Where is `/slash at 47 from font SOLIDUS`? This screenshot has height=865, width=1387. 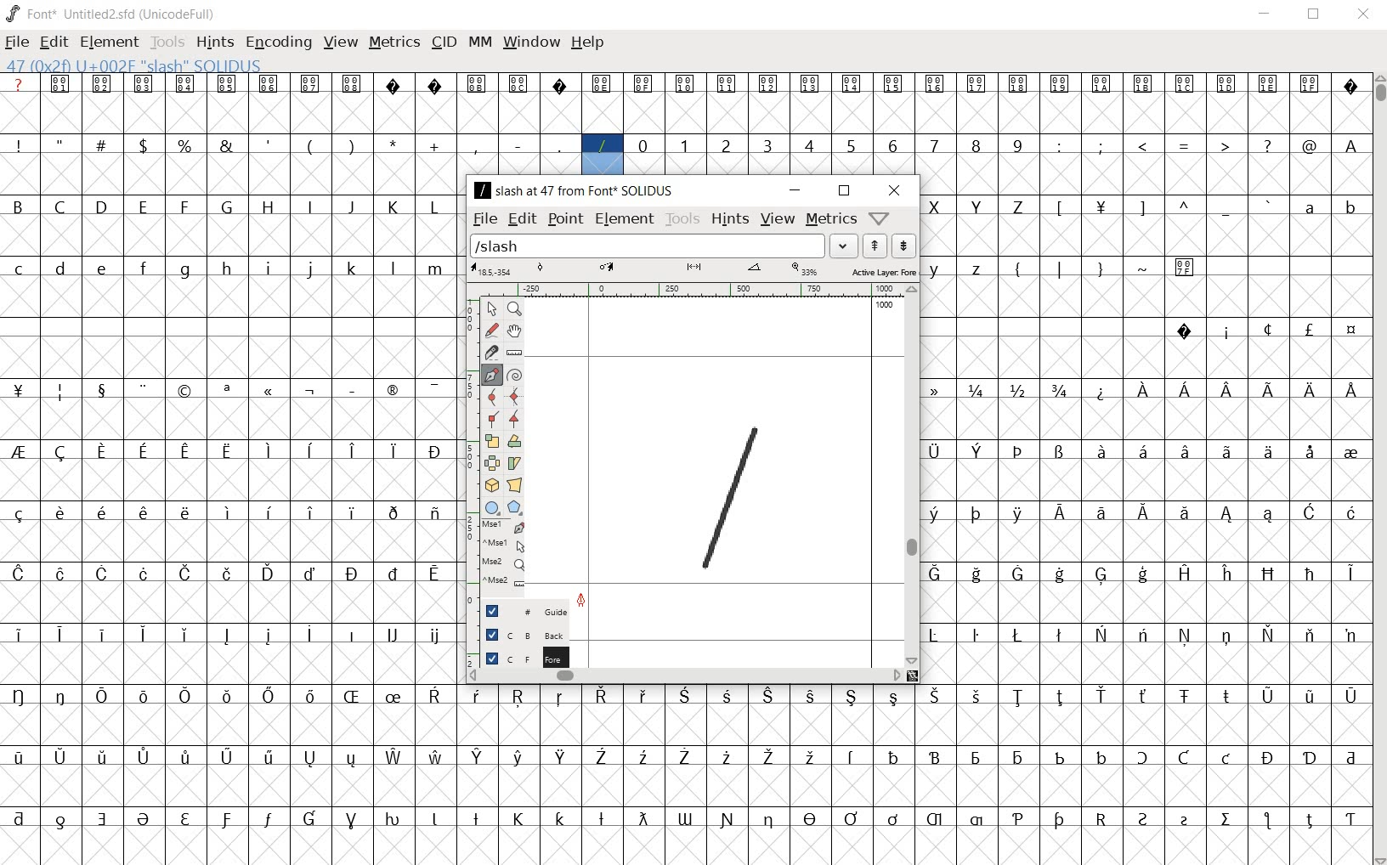
/slash at 47 from font SOLIDUS is located at coordinates (571, 190).